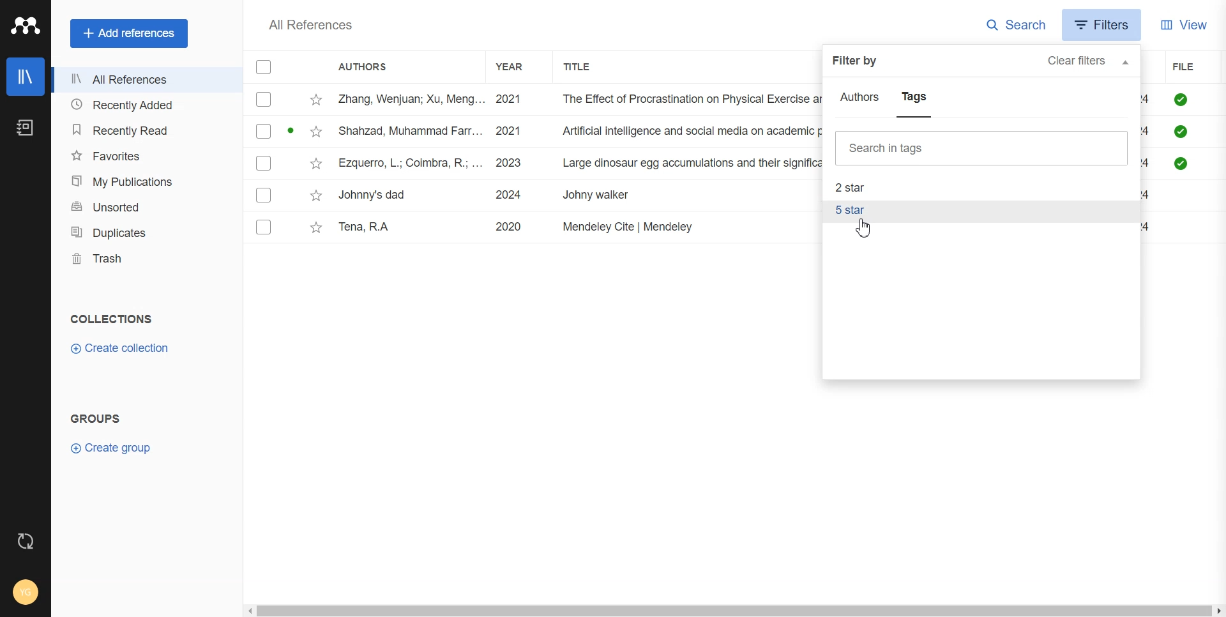  What do you see at coordinates (264, 66) in the screenshot?
I see `Checklist` at bounding box center [264, 66].